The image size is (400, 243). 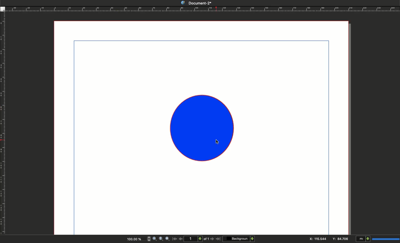 I want to click on 100.00%, so click(x=134, y=240).